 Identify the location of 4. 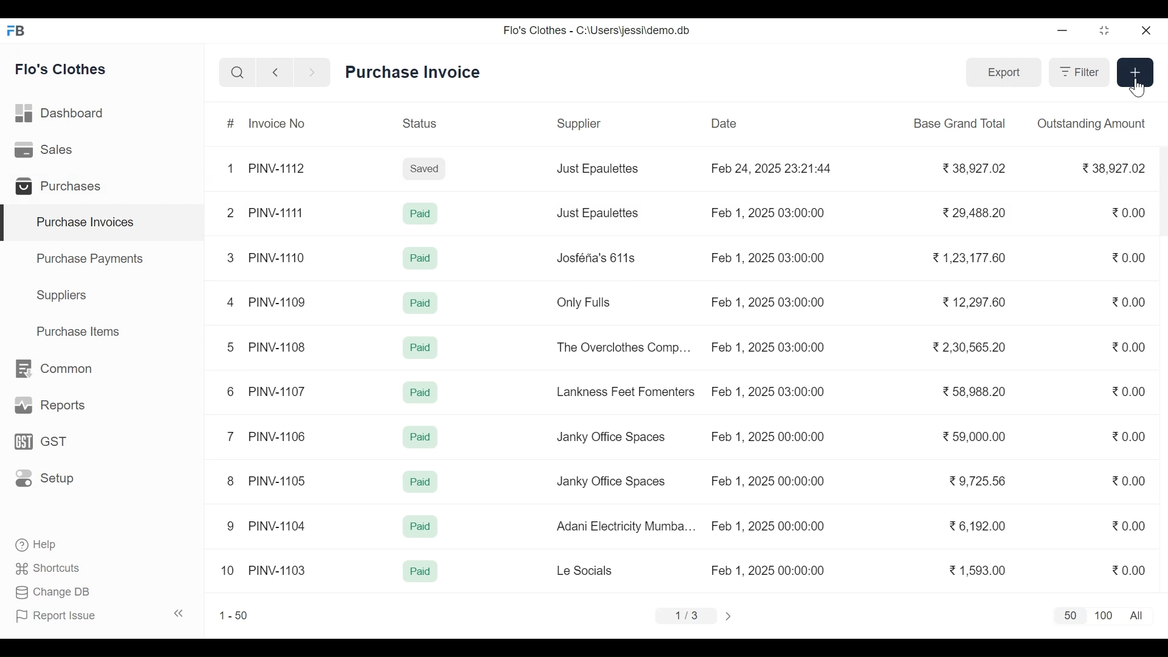
(230, 302).